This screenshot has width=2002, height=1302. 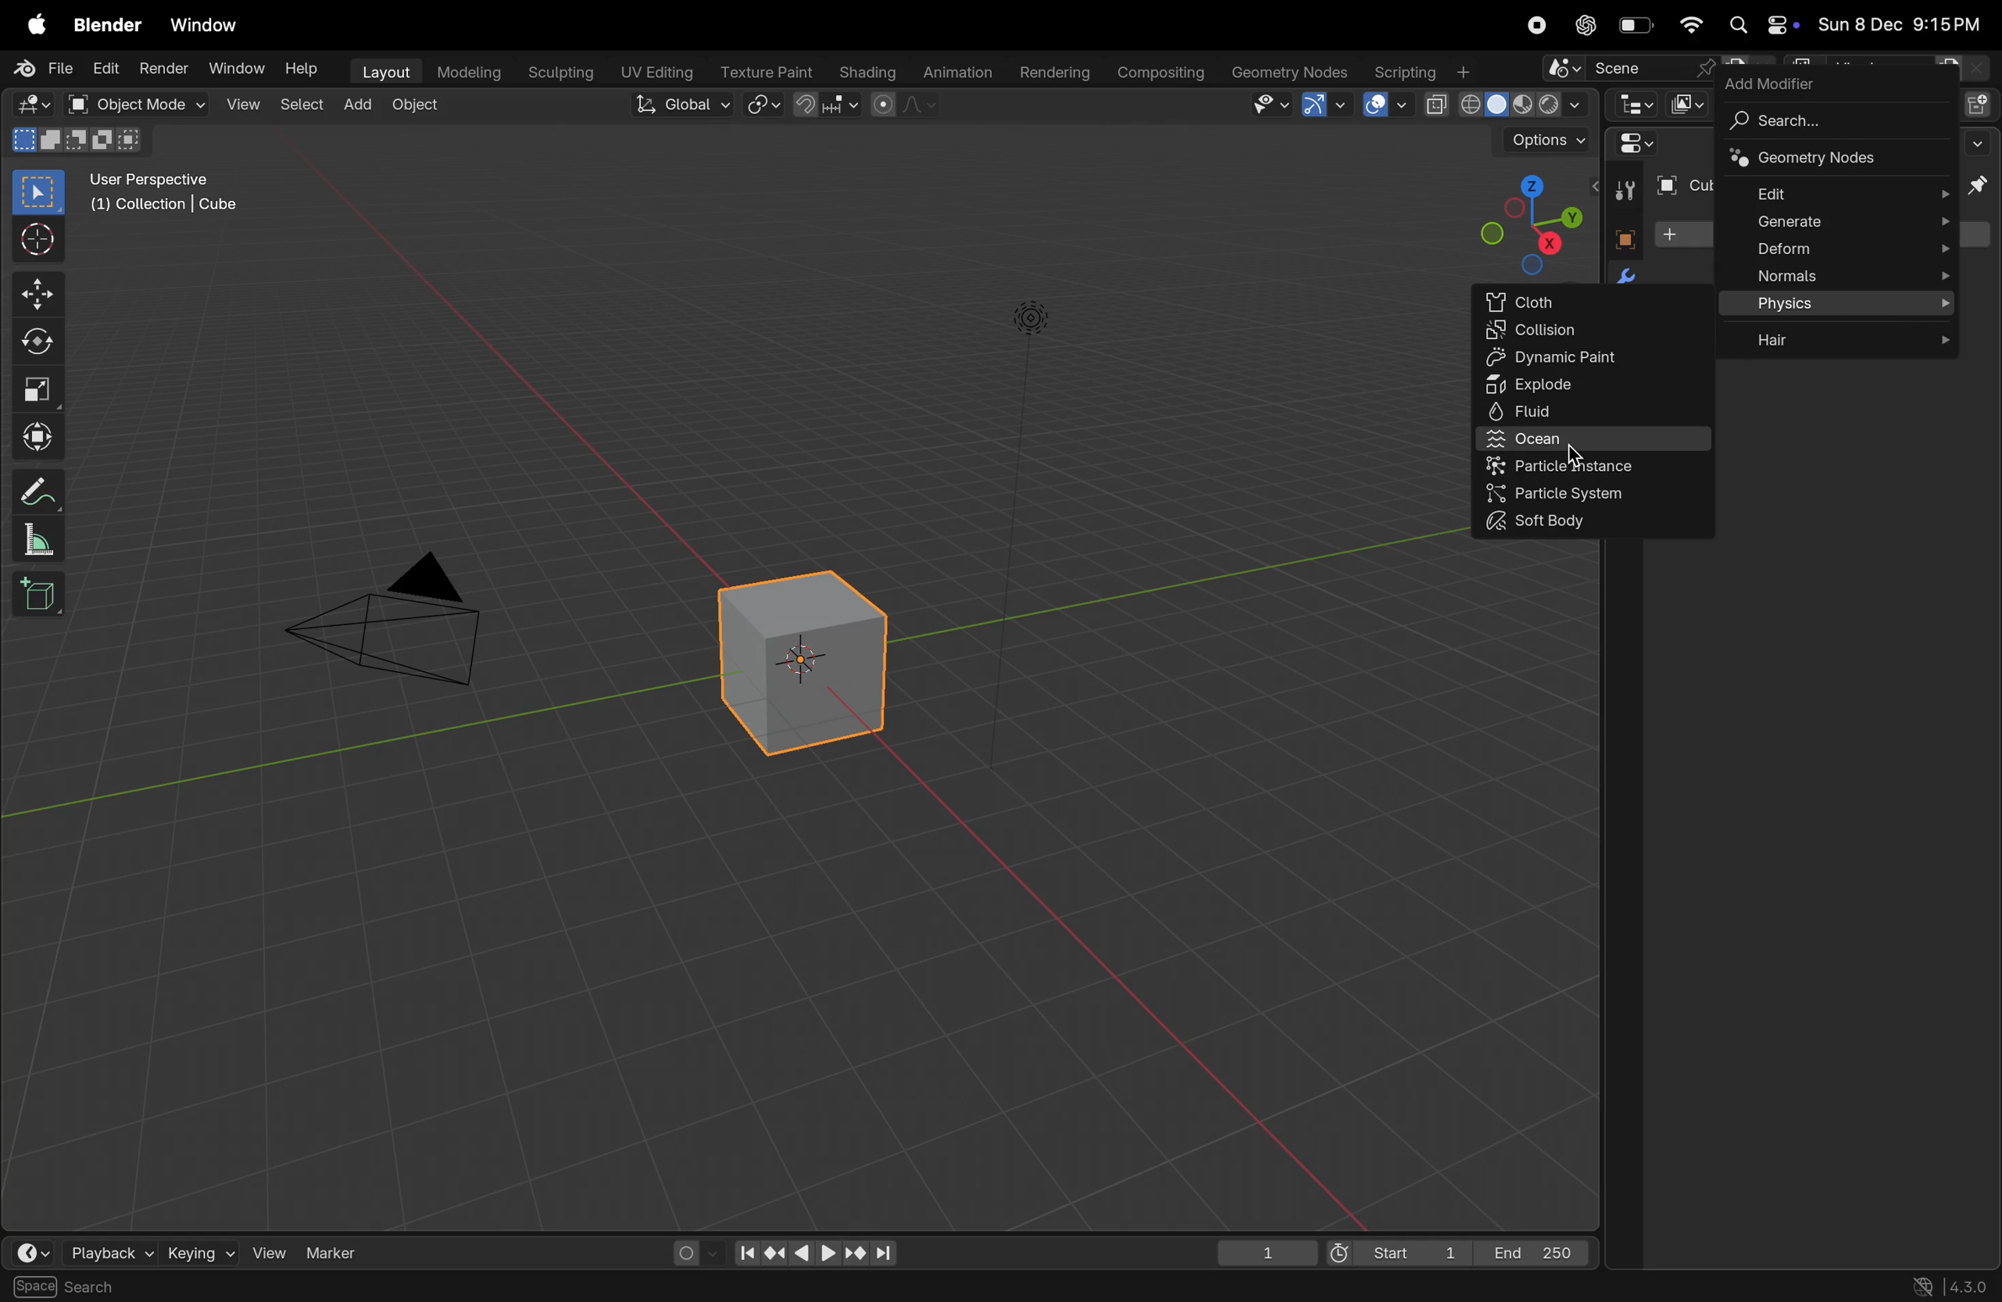 What do you see at coordinates (1265, 104) in the screenshot?
I see `selectibality` at bounding box center [1265, 104].